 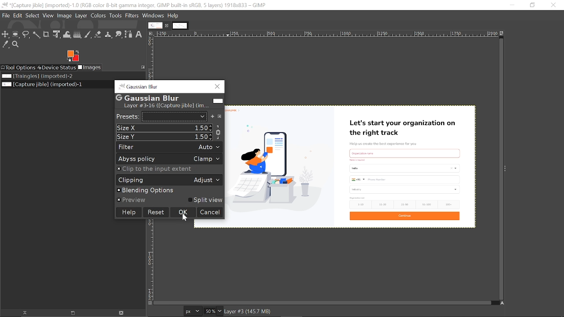 What do you see at coordinates (502, 33) in the screenshot?
I see `Zoon image when window size changes` at bounding box center [502, 33].